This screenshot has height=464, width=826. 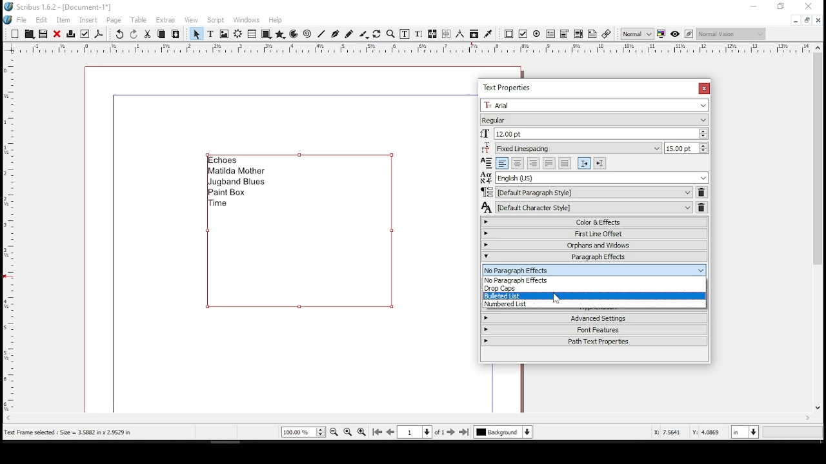 What do you see at coordinates (42, 19) in the screenshot?
I see `edit` at bounding box center [42, 19].